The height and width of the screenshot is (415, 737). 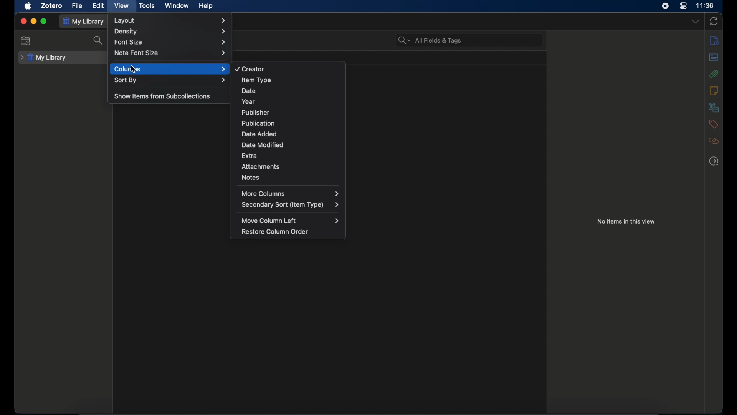 I want to click on libraries, so click(x=714, y=108).